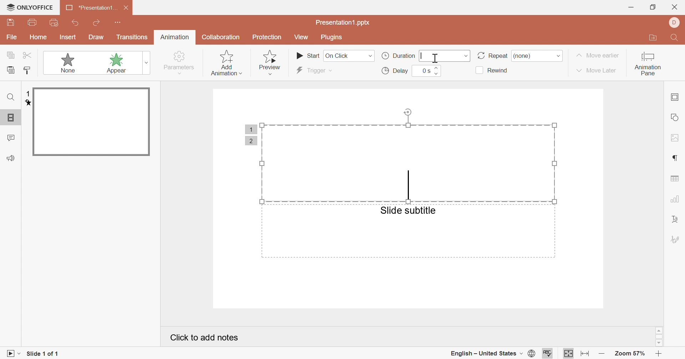 Image resolution: width=685 pixels, height=359 pixels. I want to click on protection, so click(267, 37).